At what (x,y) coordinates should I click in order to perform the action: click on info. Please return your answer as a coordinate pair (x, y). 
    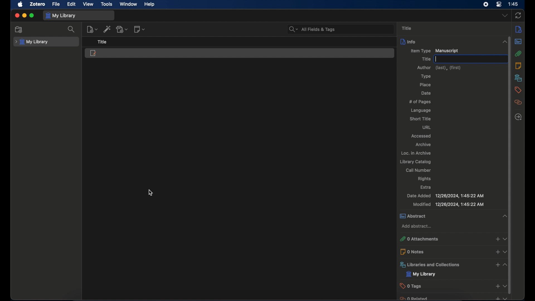
    Looking at the image, I should click on (518, 29).